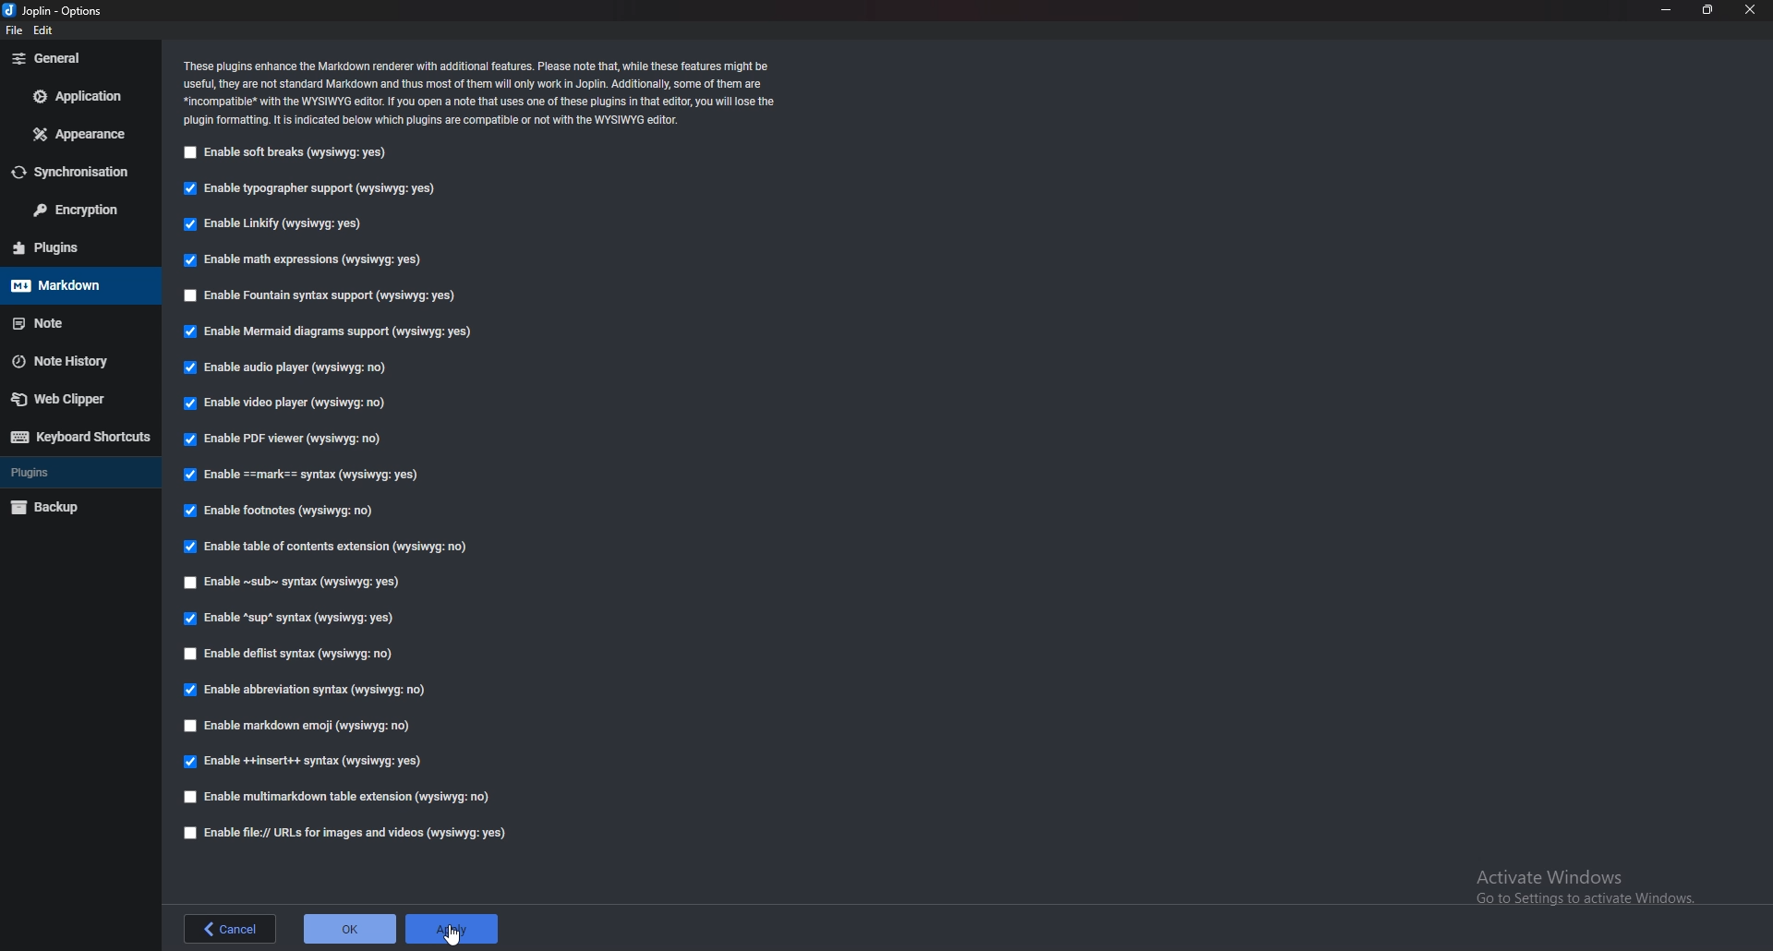 The height and width of the screenshot is (951, 1773). Describe the element at coordinates (456, 935) in the screenshot. I see `cursor` at that location.